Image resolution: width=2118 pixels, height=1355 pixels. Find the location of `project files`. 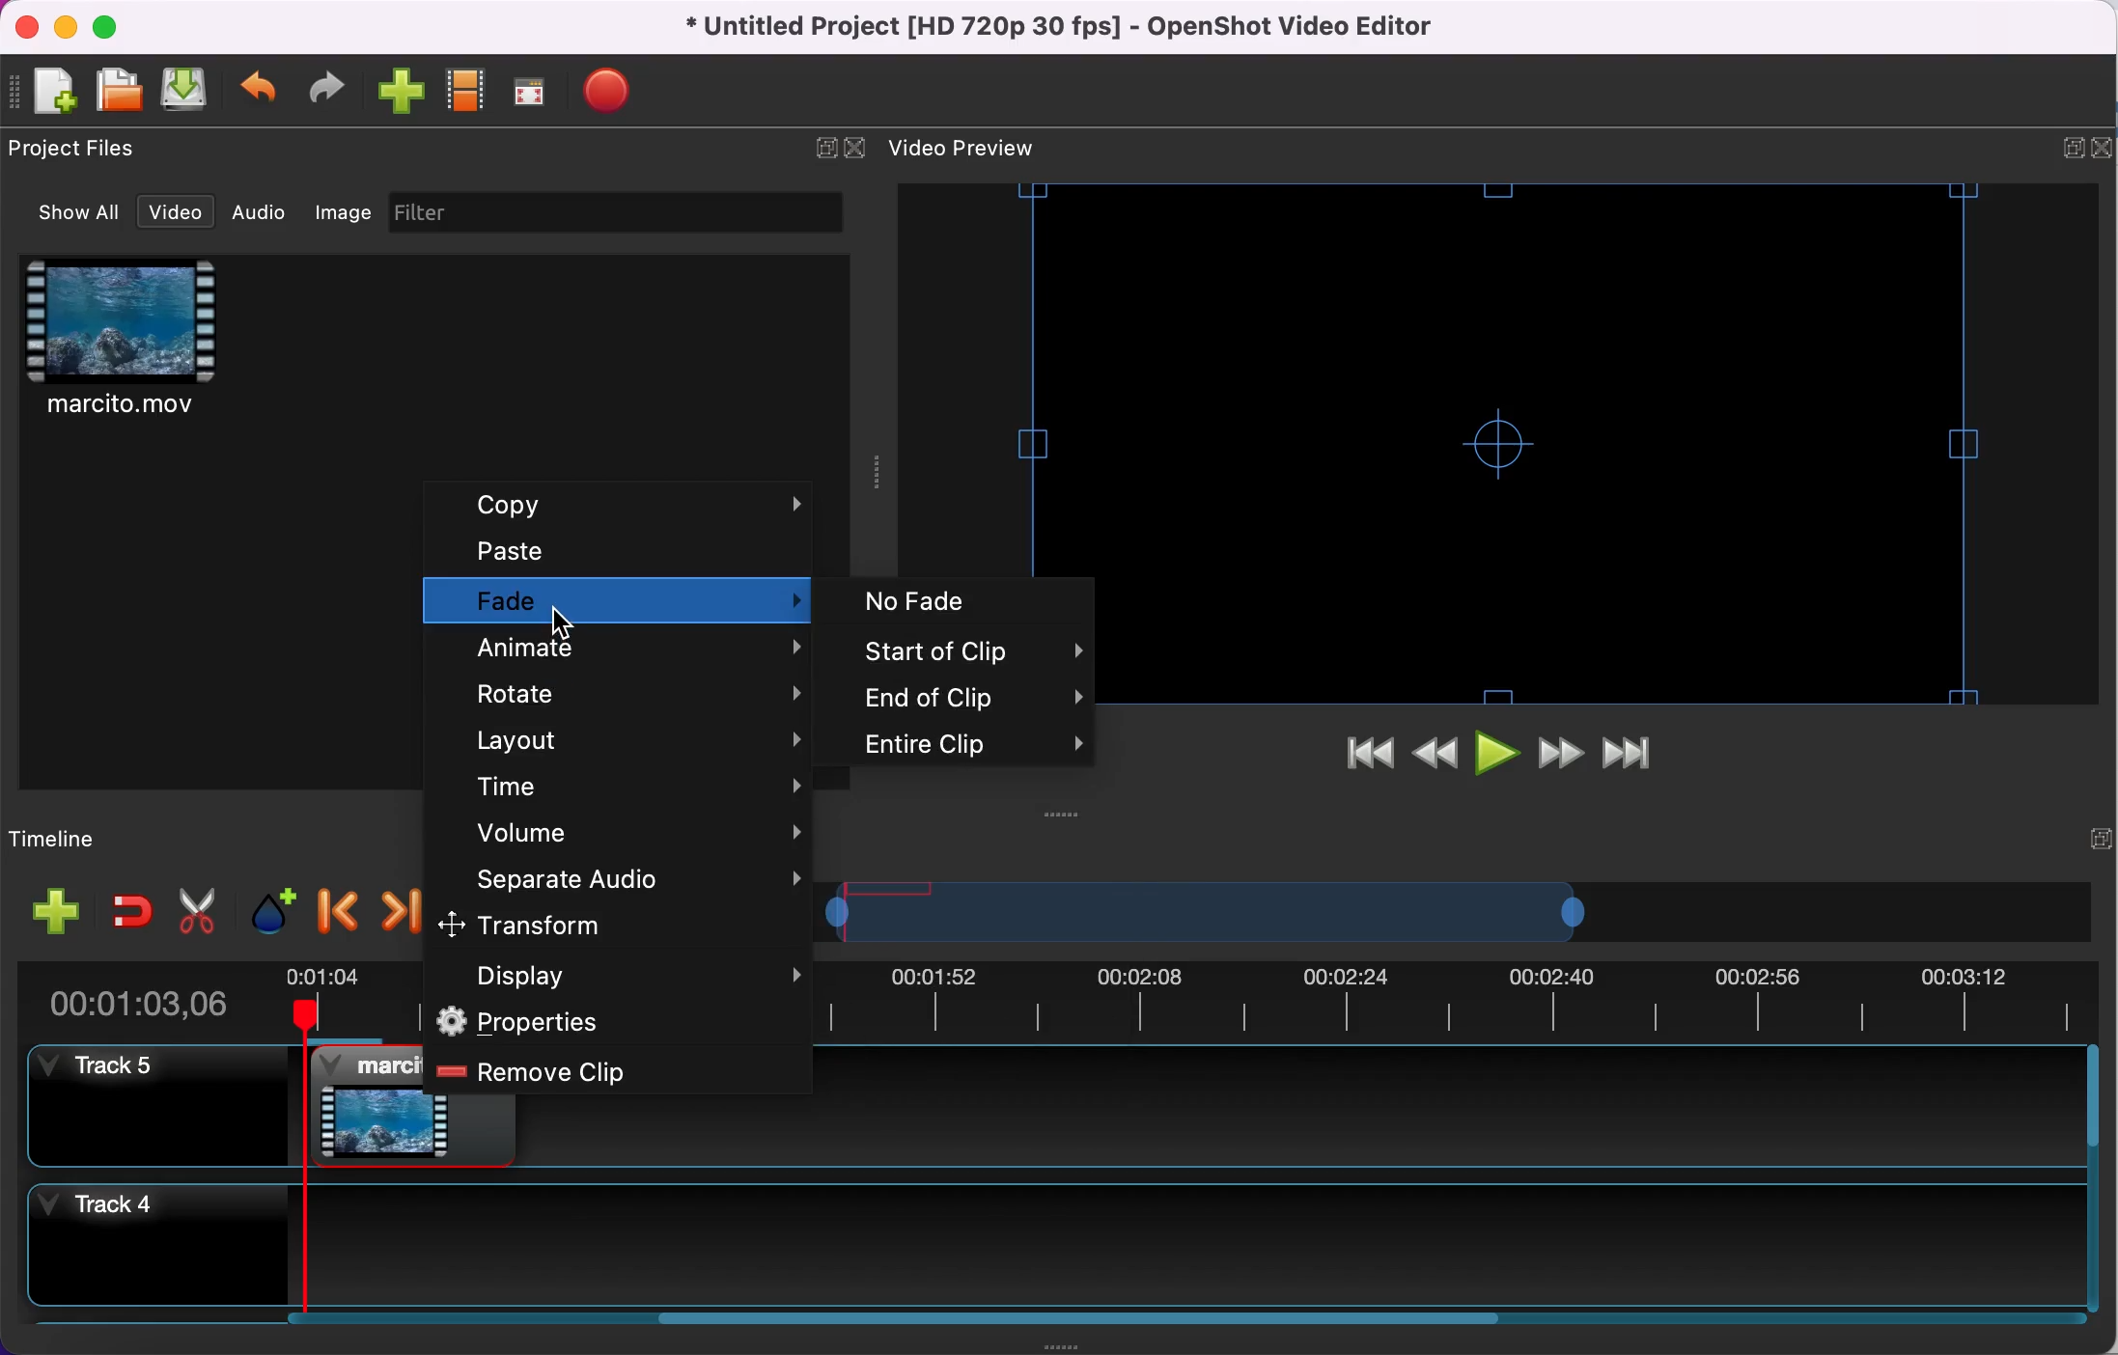

project files is located at coordinates (82, 152).